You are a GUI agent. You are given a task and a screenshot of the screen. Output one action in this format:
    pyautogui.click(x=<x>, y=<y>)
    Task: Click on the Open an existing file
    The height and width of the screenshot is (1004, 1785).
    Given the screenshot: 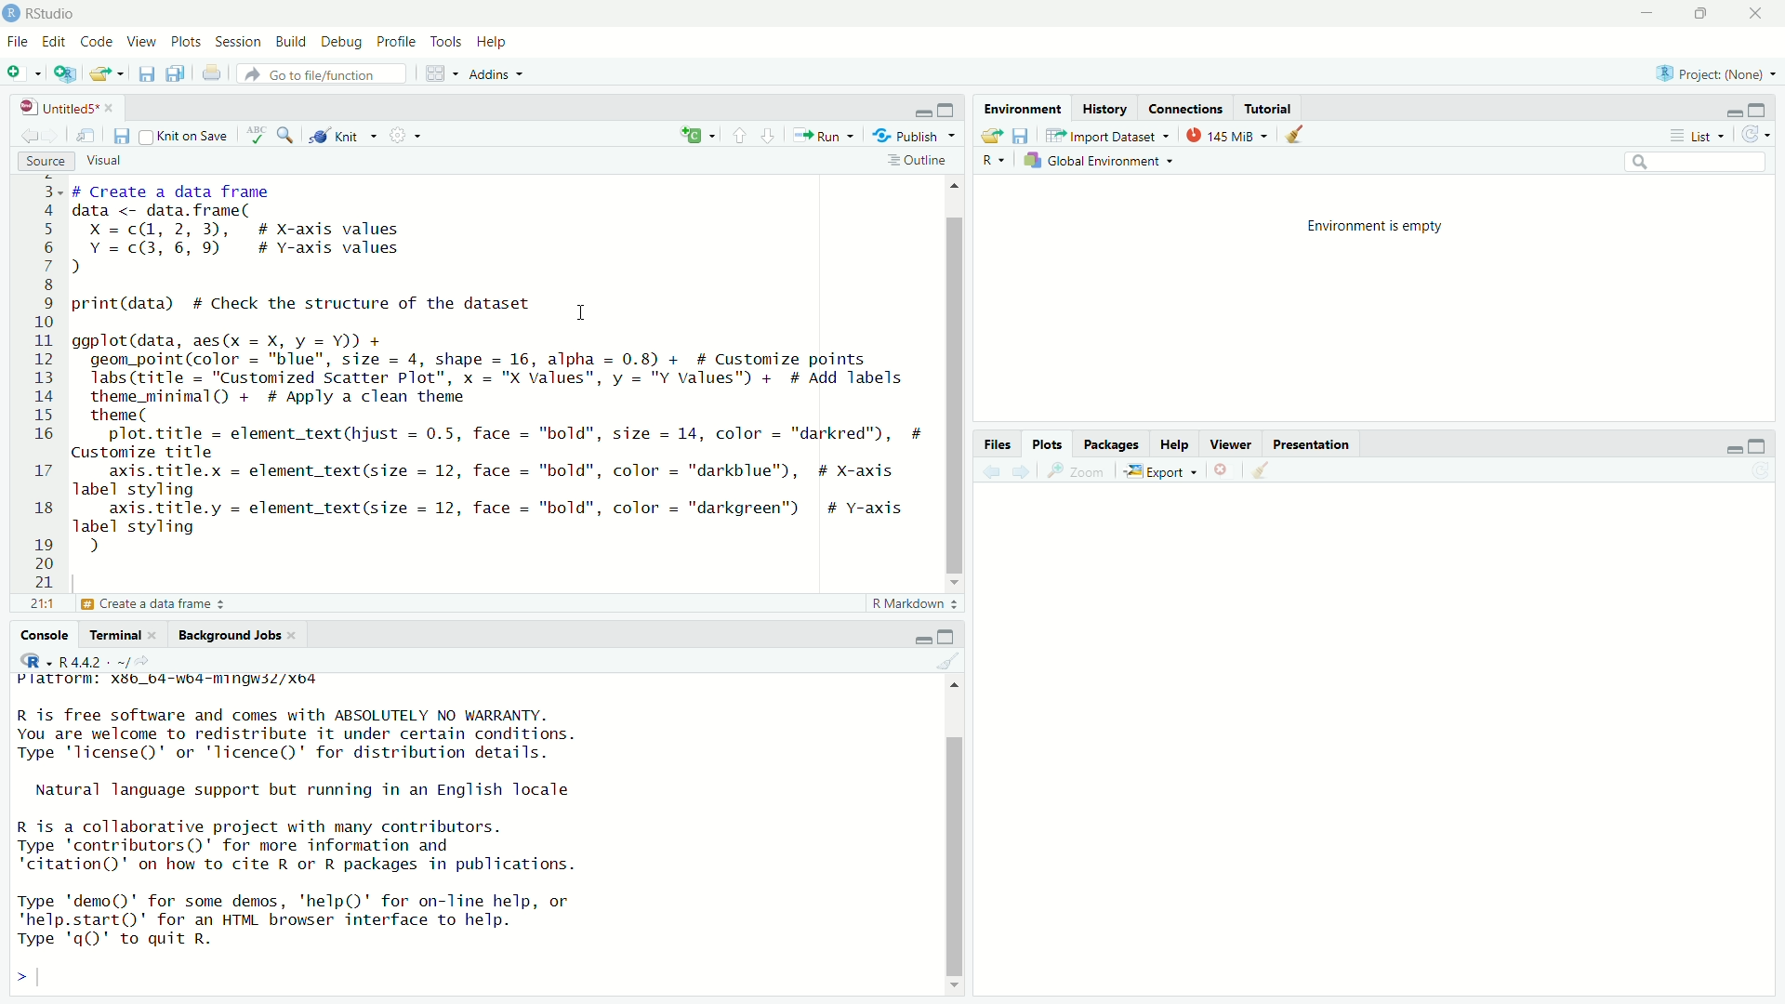 What is the action you would take?
    pyautogui.click(x=108, y=73)
    